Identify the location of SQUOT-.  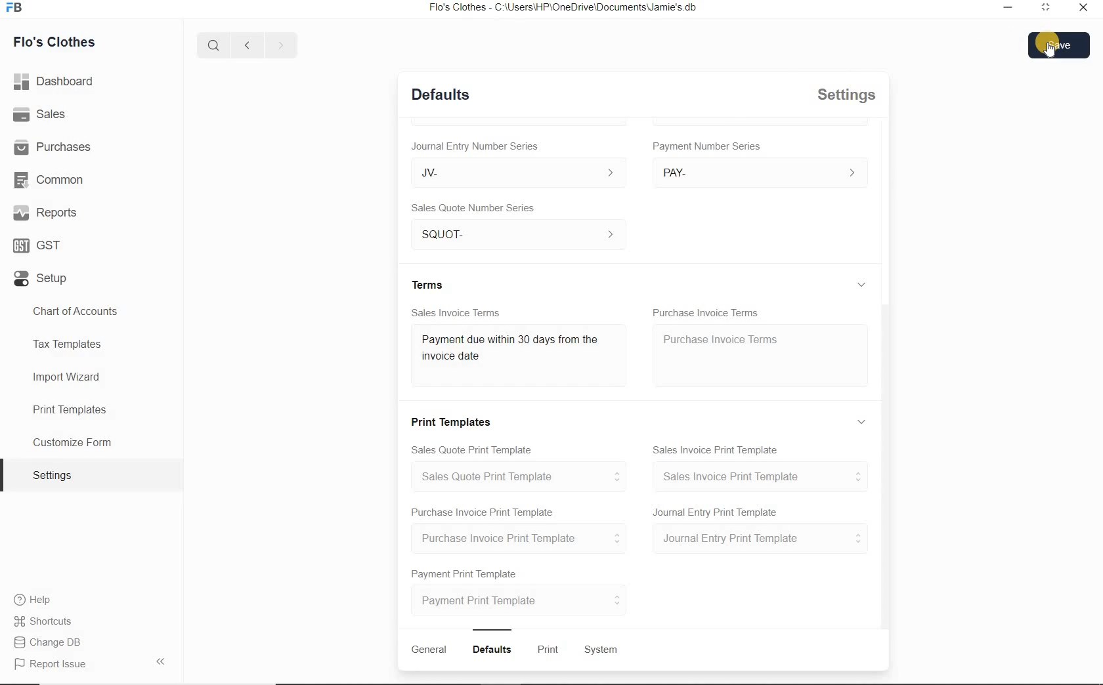
(518, 234).